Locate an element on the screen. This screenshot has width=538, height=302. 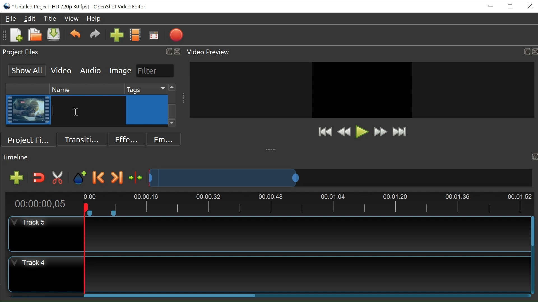
Fast Forward is located at coordinates (380, 132).